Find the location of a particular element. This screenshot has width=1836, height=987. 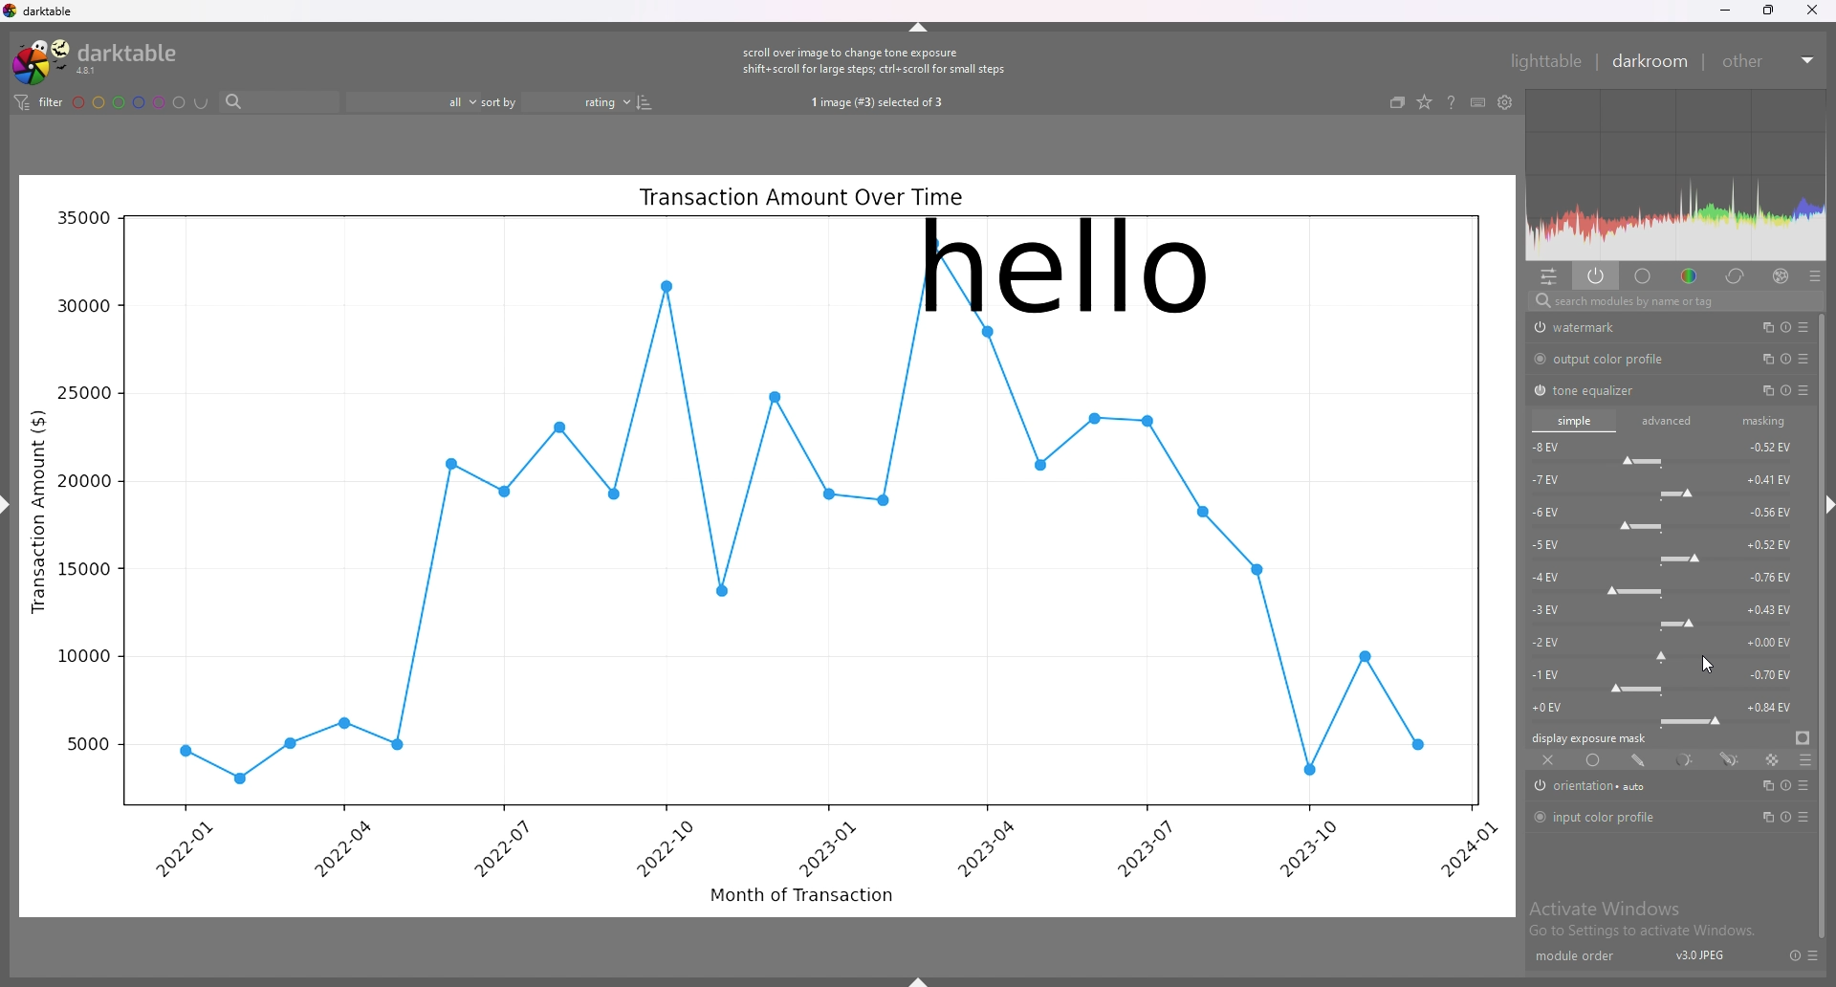

multiple instance actions, reset and presets is located at coordinates (1784, 390).